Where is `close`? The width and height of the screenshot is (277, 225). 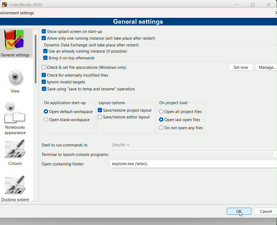
close is located at coordinates (269, 5).